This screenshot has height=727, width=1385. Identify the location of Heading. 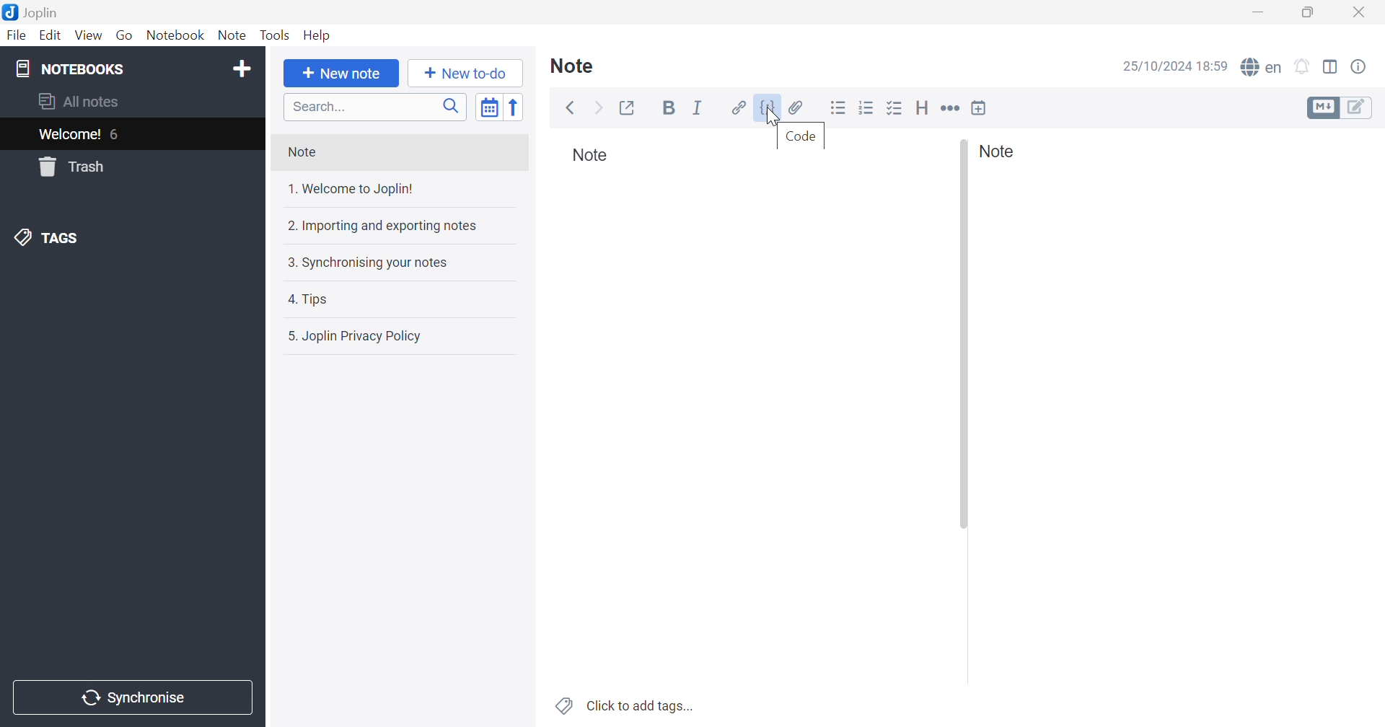
(923, 107).